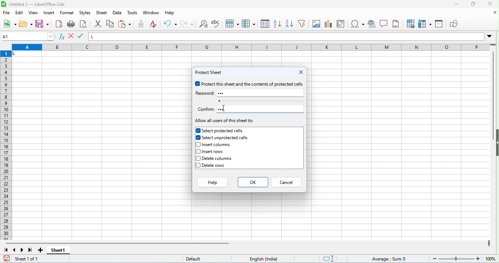 The image size is (499, 263). What do you see at coordinates (14, 250) in the screenshot?
I see `previous` at bounding box center [14, 250].